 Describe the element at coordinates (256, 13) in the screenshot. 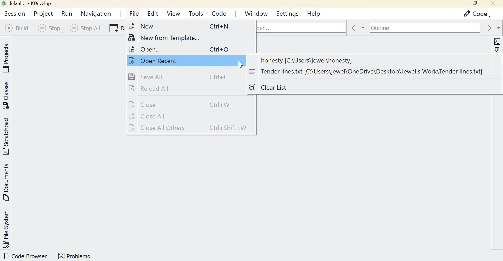

I see `Window` at that location.